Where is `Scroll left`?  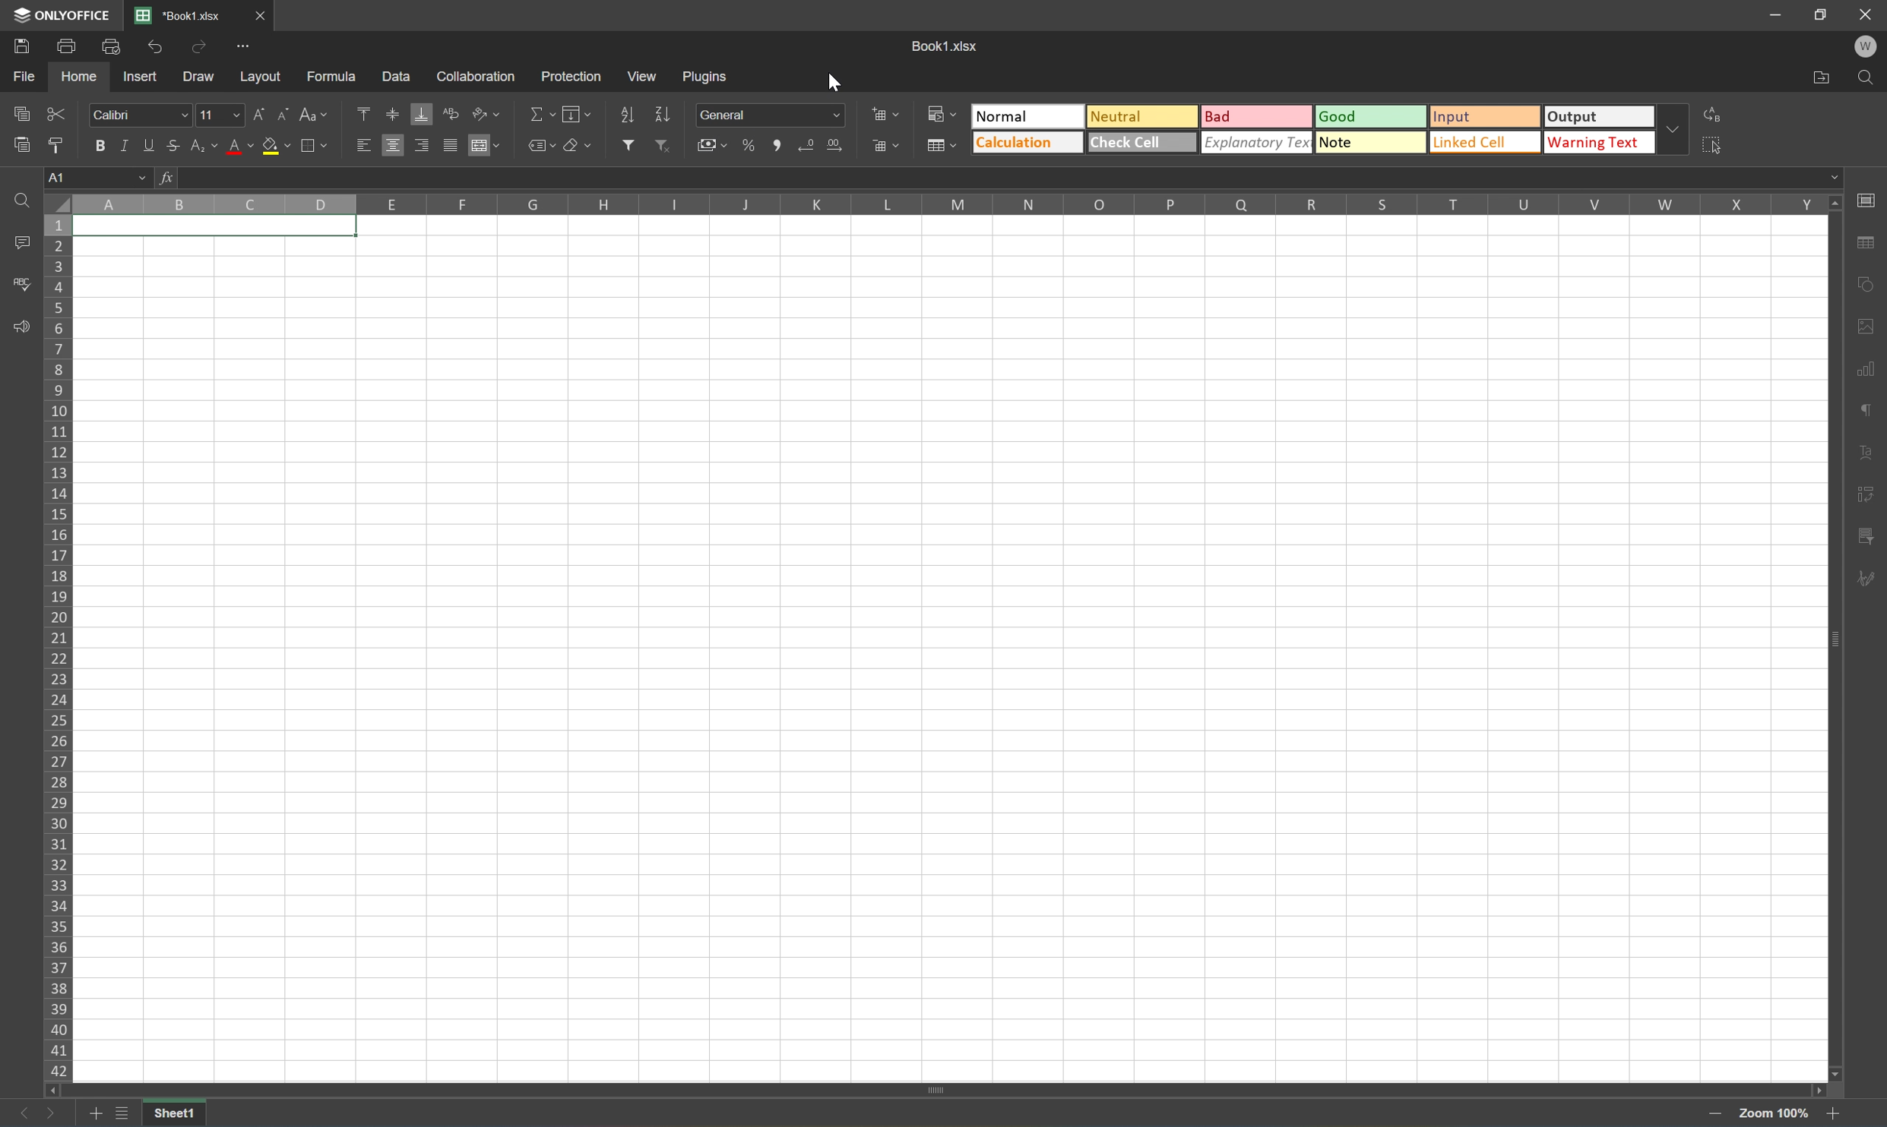
Scroll left is located at coordinates (52, 1091).